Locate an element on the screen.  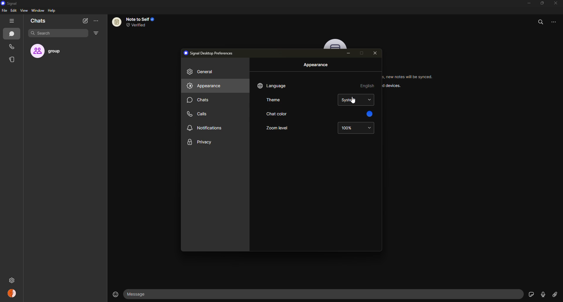
theme is located at coordinates (275, 100).